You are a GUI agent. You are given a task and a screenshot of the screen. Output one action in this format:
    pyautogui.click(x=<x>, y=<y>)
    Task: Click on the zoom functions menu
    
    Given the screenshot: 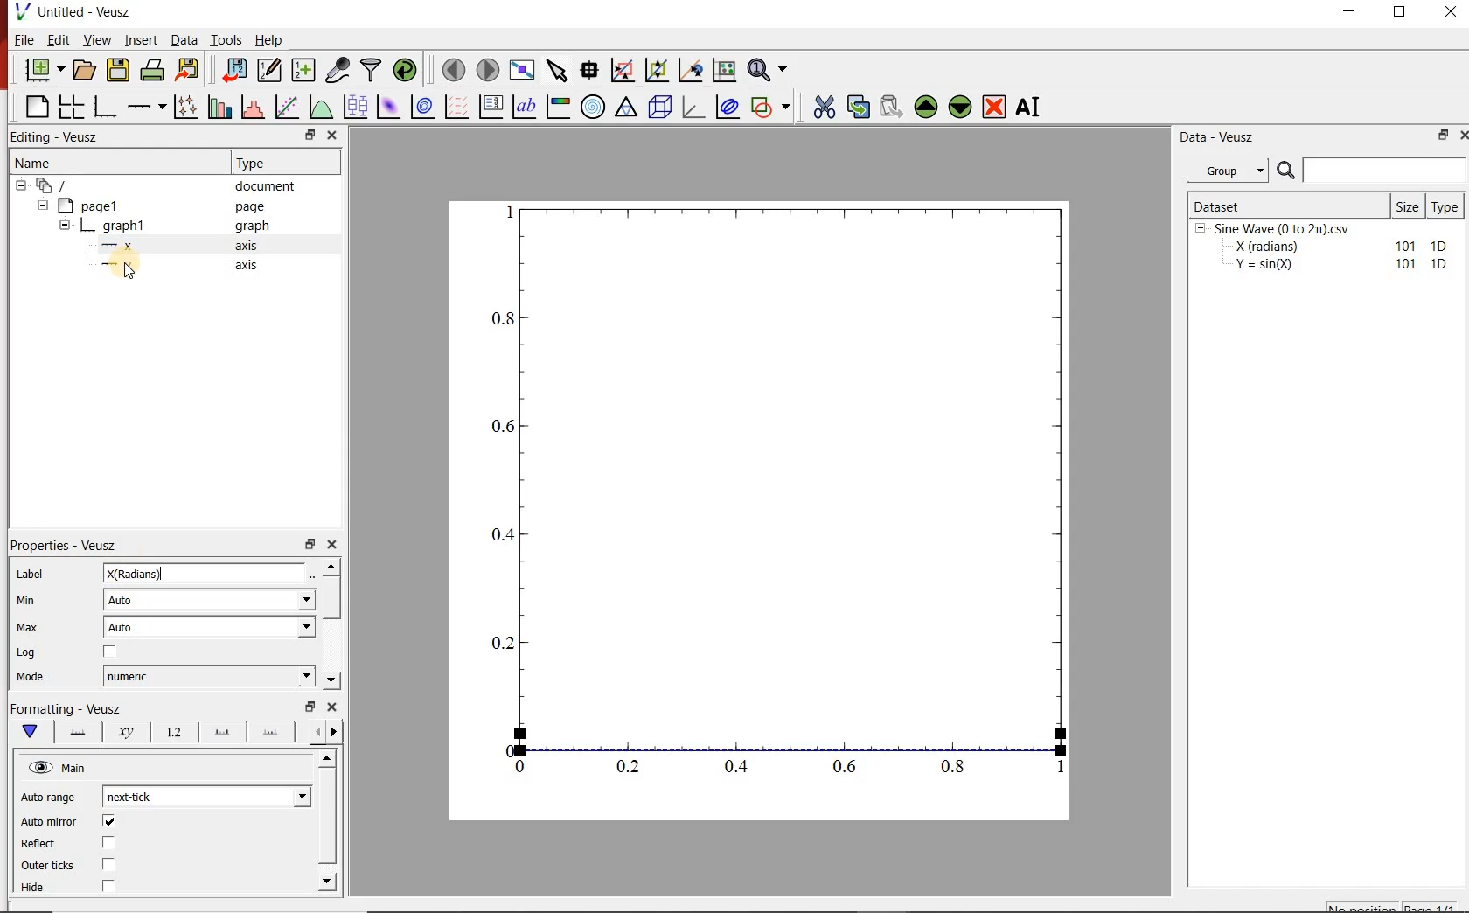 What is the action you would take?
    pyautogui.click(x=769, y=67)
    